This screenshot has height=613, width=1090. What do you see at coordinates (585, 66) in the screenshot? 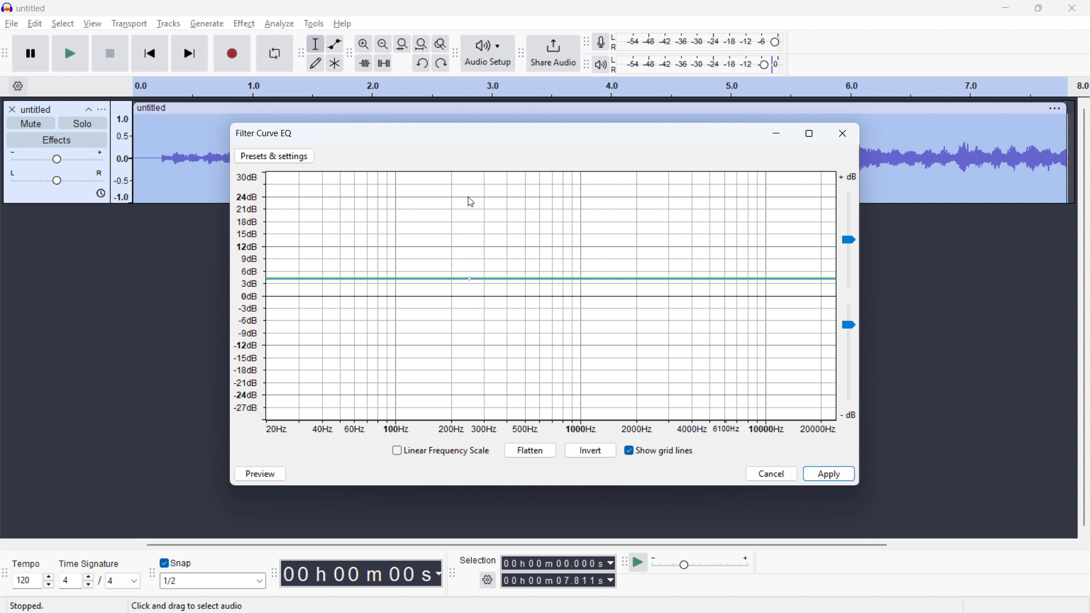
I see `Playback metre toolbar ` at bounding box center [585, 66].